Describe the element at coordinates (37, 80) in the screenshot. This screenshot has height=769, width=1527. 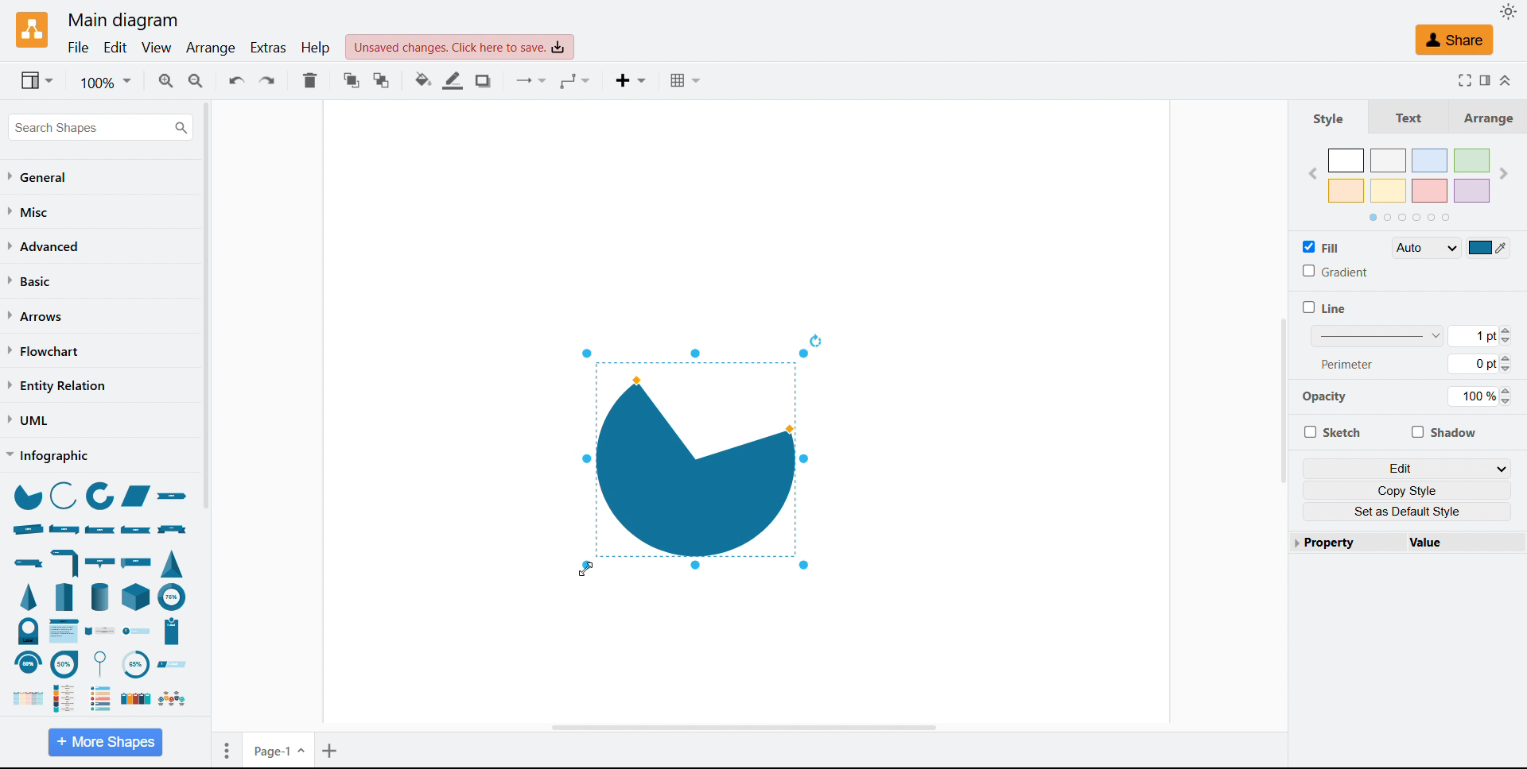
I see `Display options ` at that location.